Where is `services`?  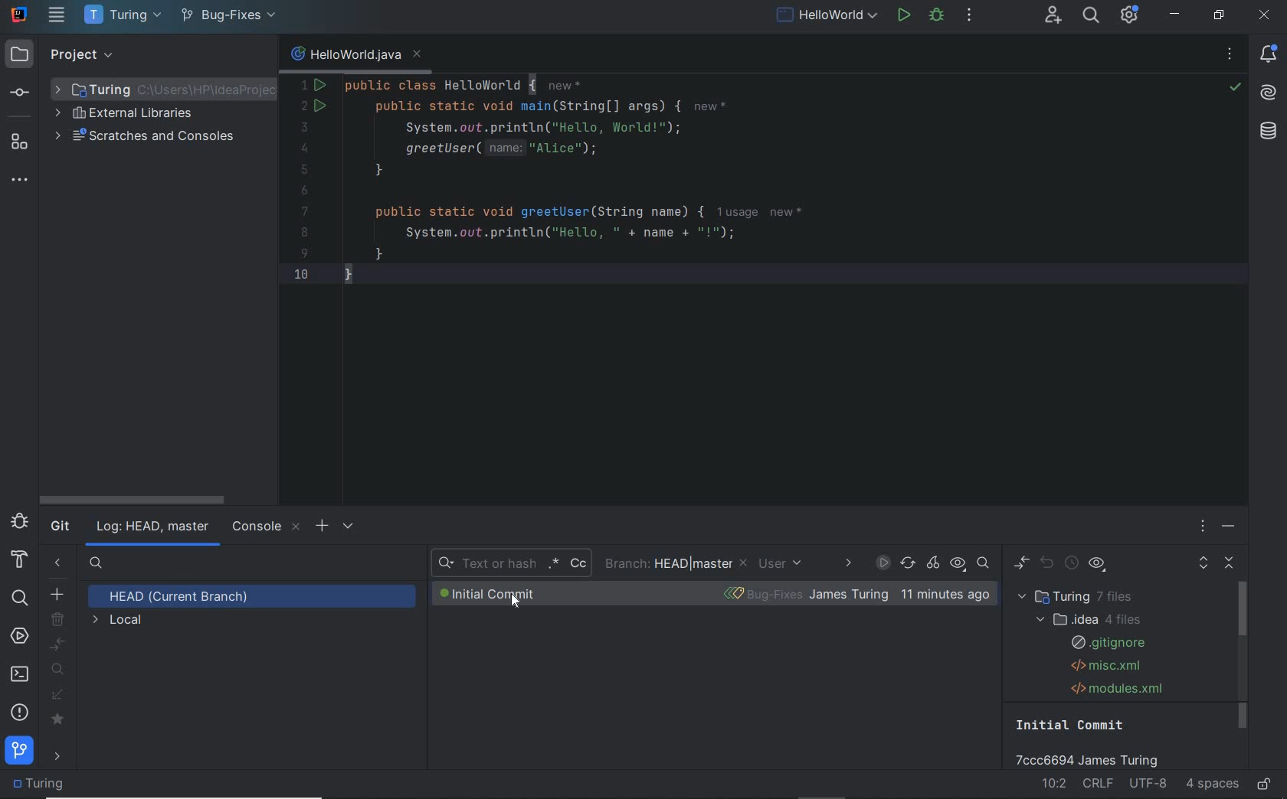 services is located at coordinates (20, 638).